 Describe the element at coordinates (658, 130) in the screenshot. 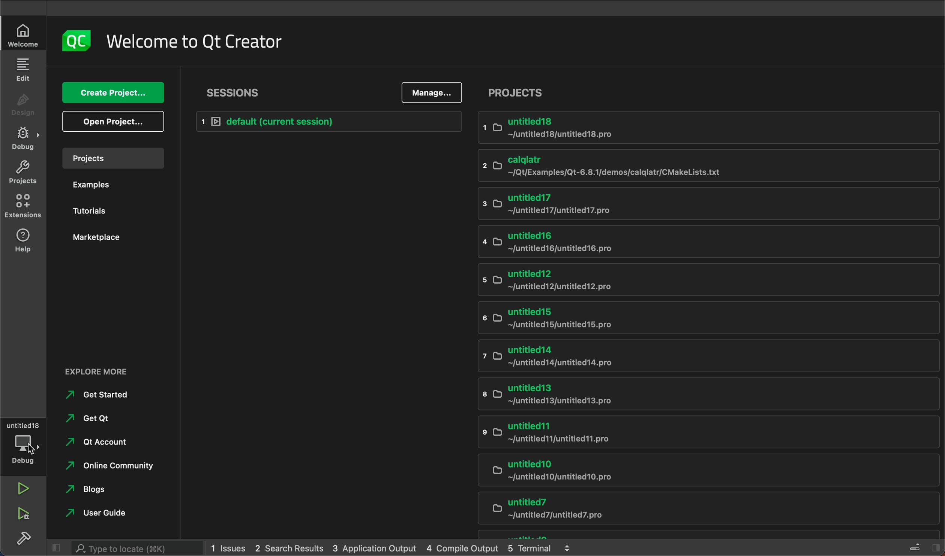

I see `untitled18` at that location.